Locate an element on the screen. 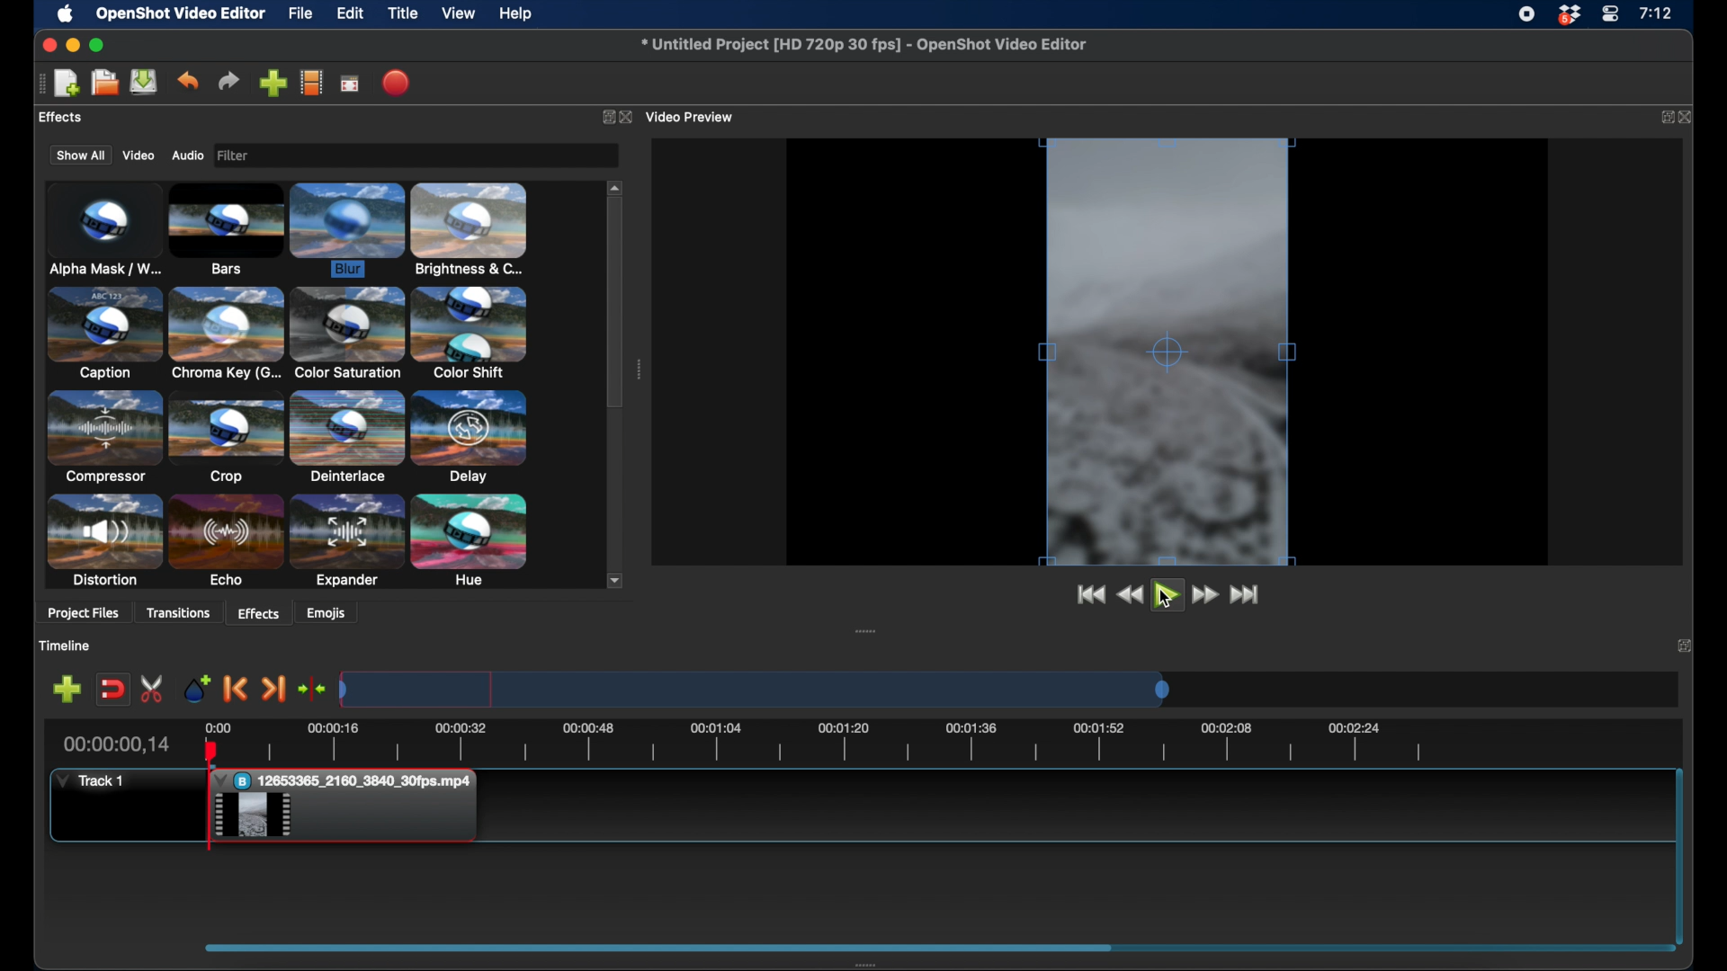 Image resolution: width=1727 pixels, height=971 pixels. deinterlace is located at coordinates (347, 436).